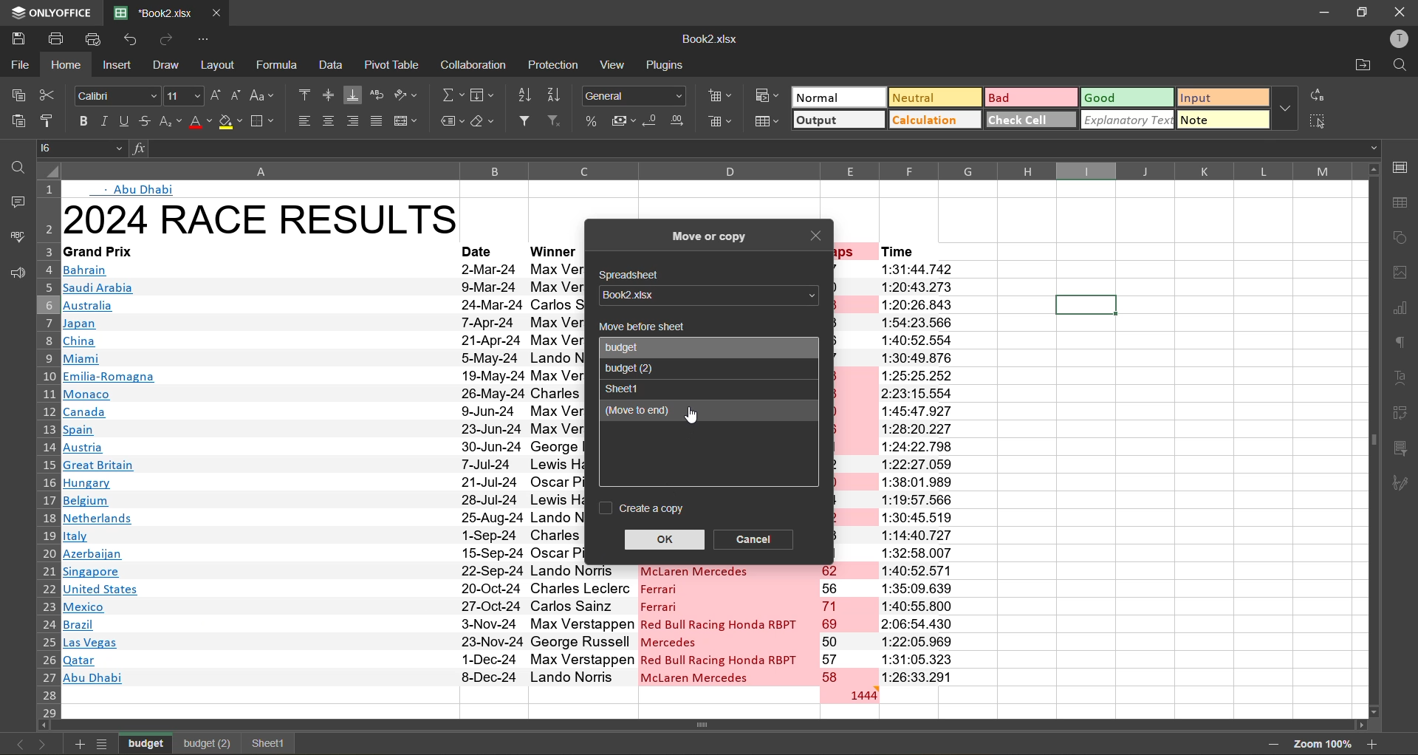 The image size is (1418, 755). Describe the element at coordinates (19, 95) in the screenshot. I see `copy` at that location.